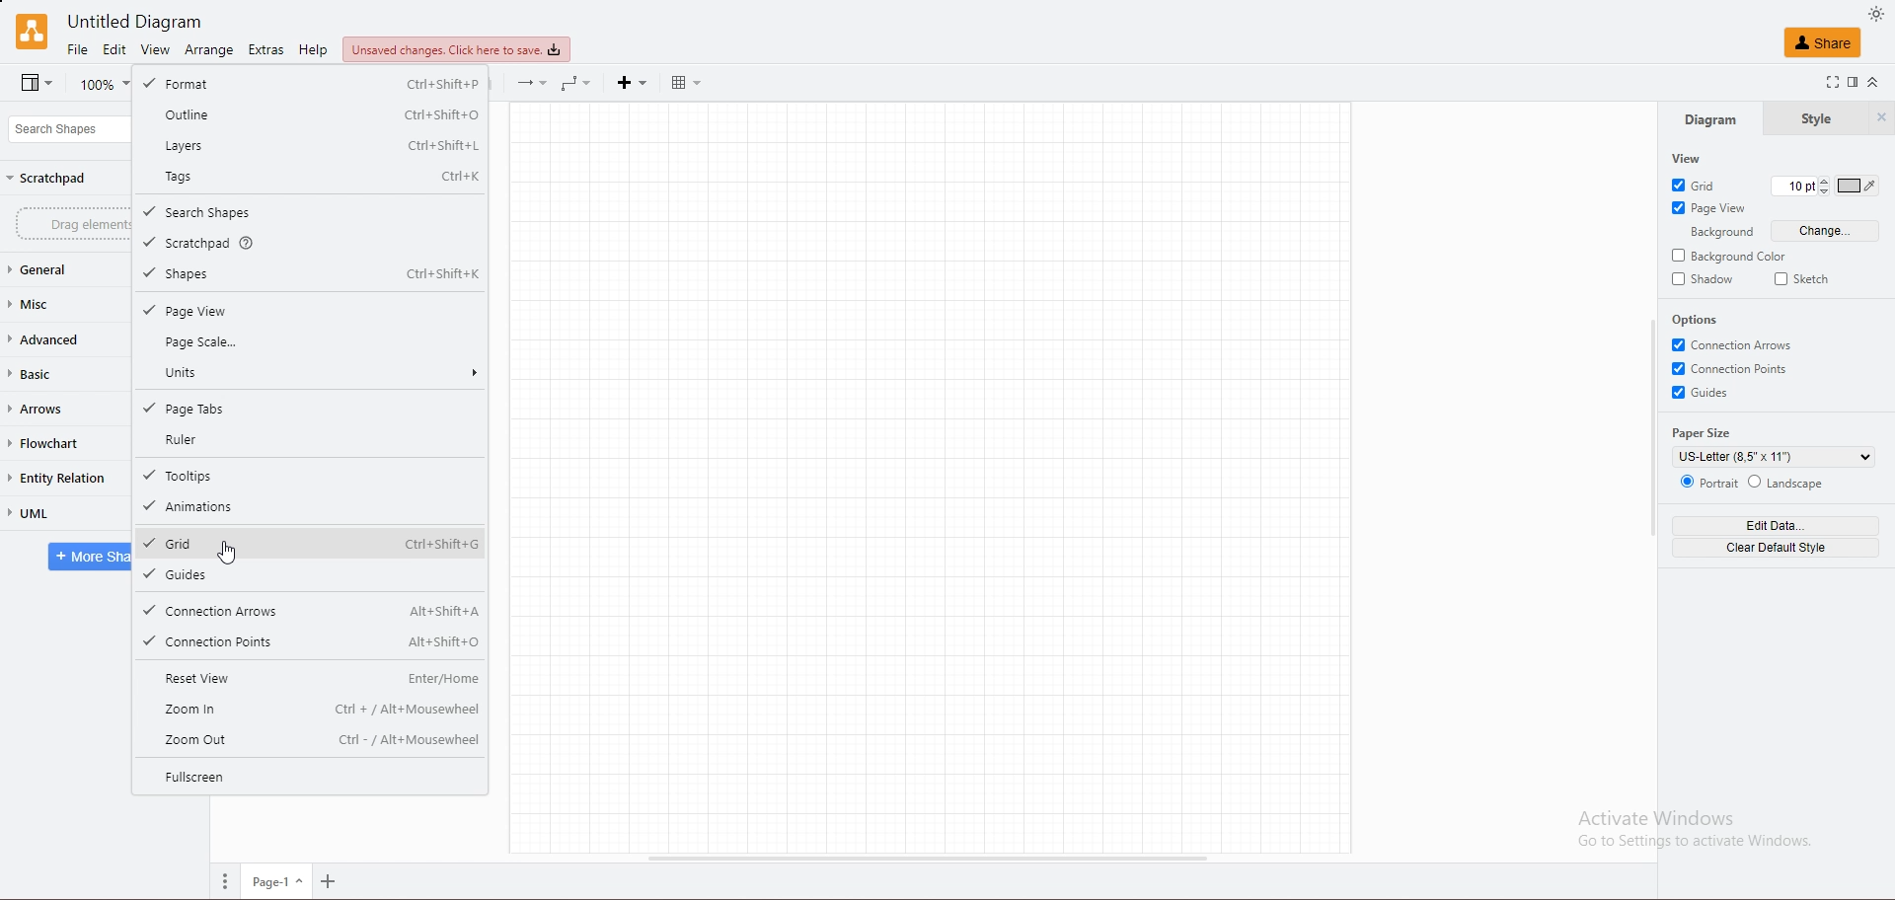 The width and height of the screenshot is (1895, 900). Describe the element at coordinates (310, 176) in the screenshot. I see `tags                 Ctrl+K` at that location.